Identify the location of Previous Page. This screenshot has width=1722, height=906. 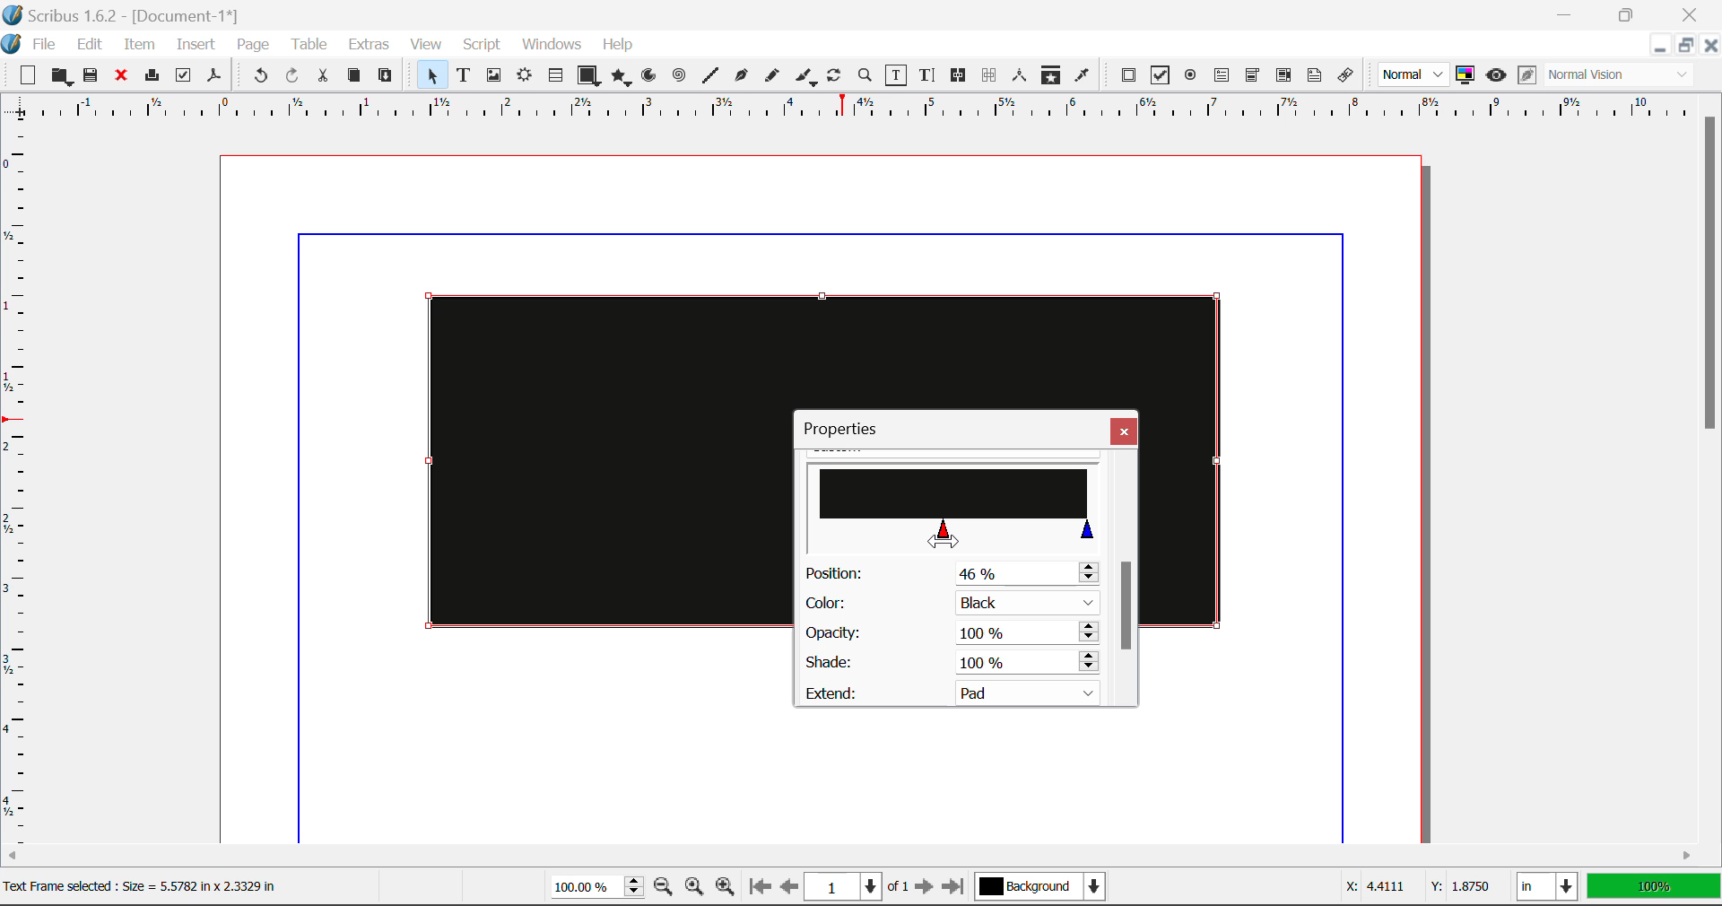
(789, 889).